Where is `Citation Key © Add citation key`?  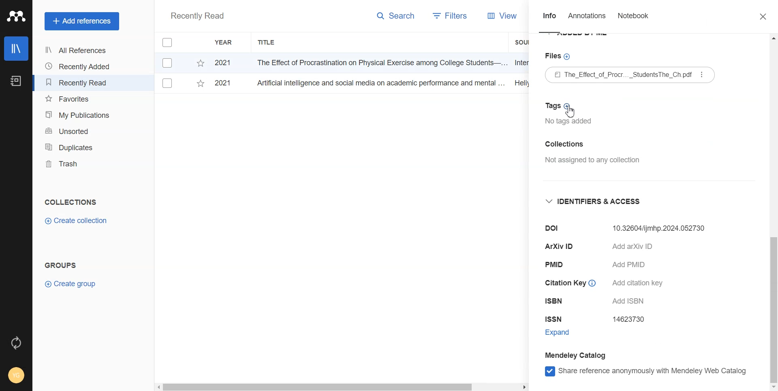 Citation Key © Add citation key is located at coordinates (605, 285).